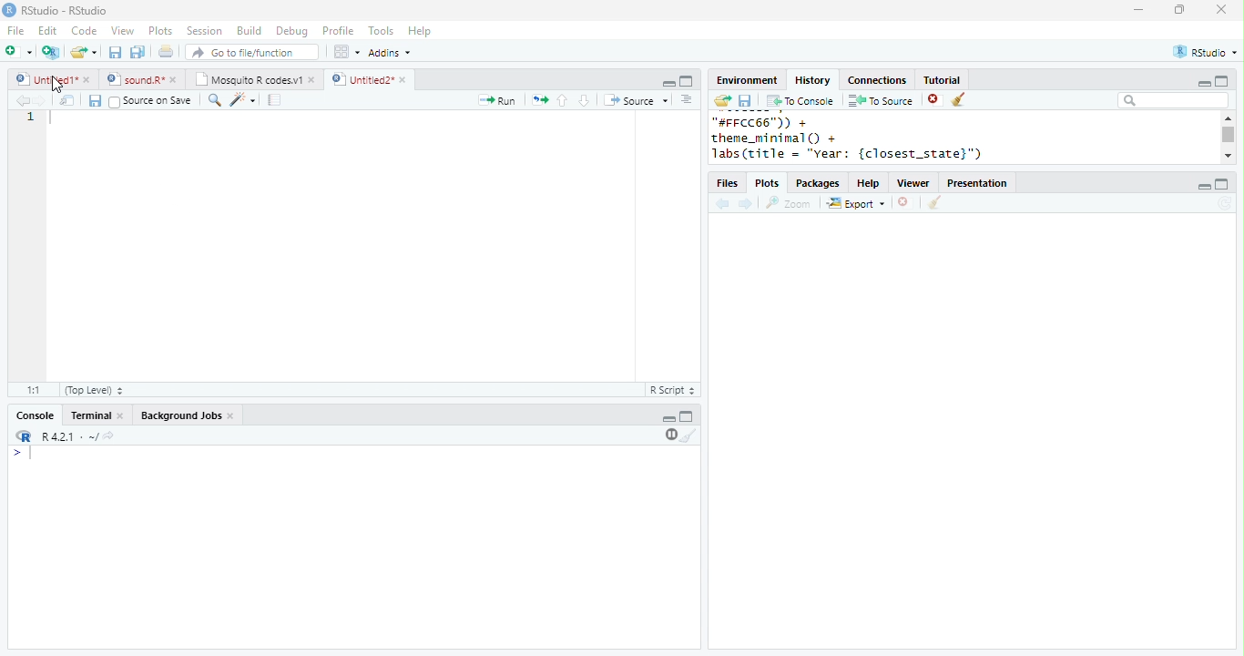 The height and width of the screenshot is (656, 1244). I want to click on Addins, so click(390, 52).